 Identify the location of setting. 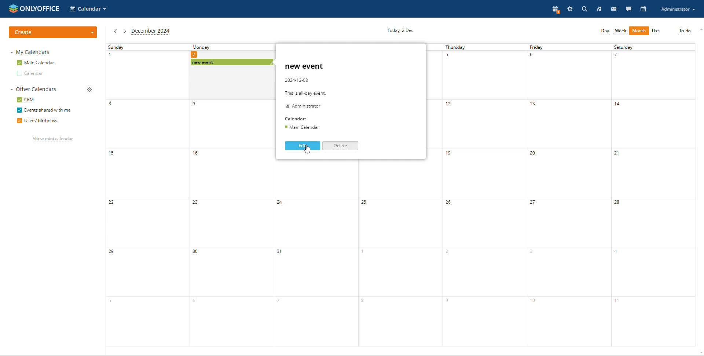
(570, 9).